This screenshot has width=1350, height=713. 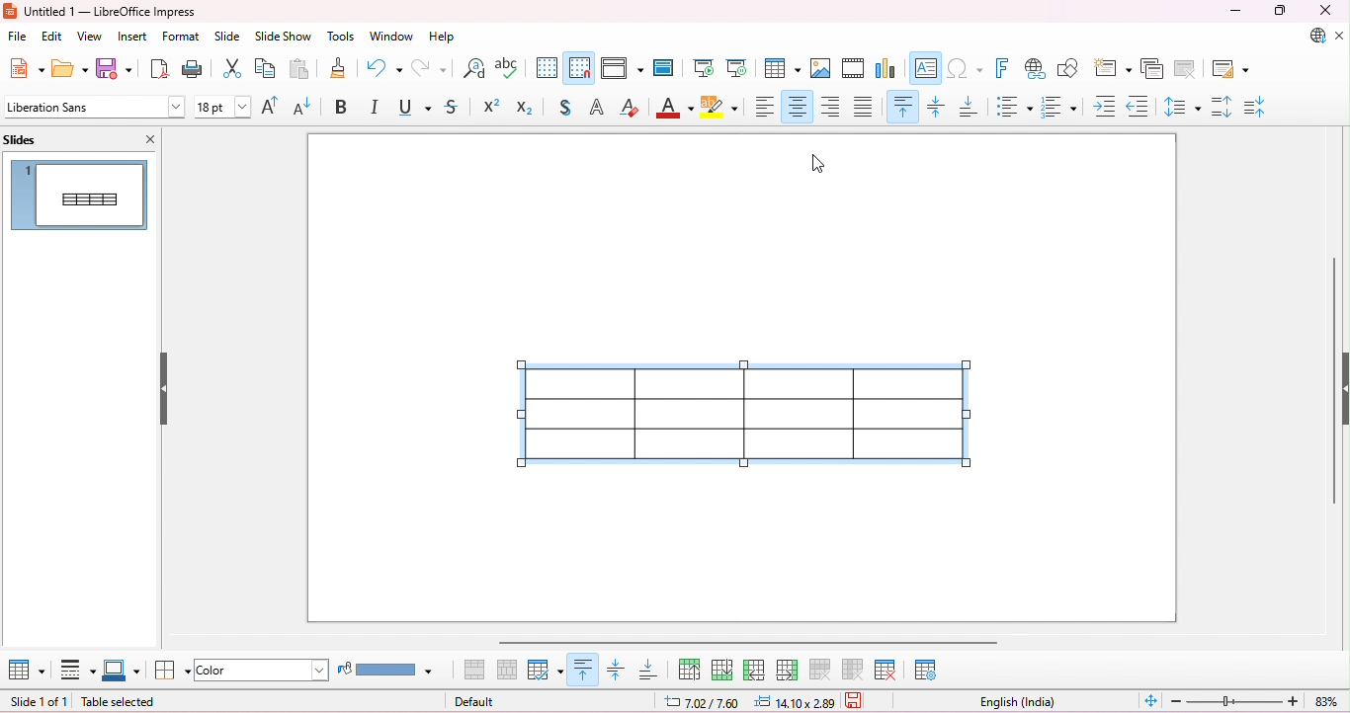 What do you see at coordinates (182, 37) in the screenshot?
I see `format` at bounding box center [182, 37].